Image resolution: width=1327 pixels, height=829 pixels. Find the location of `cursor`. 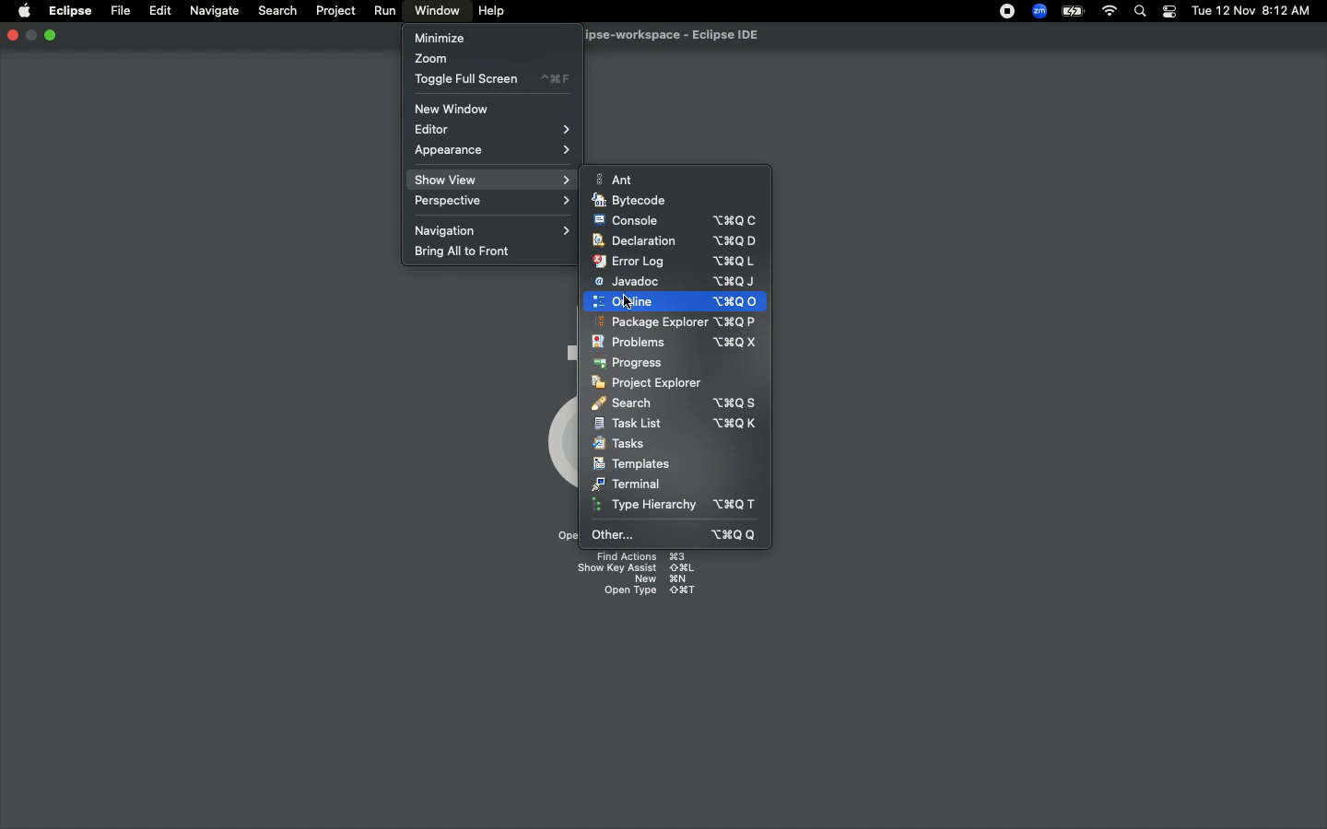

cursor is located at coordinates (626, 301).